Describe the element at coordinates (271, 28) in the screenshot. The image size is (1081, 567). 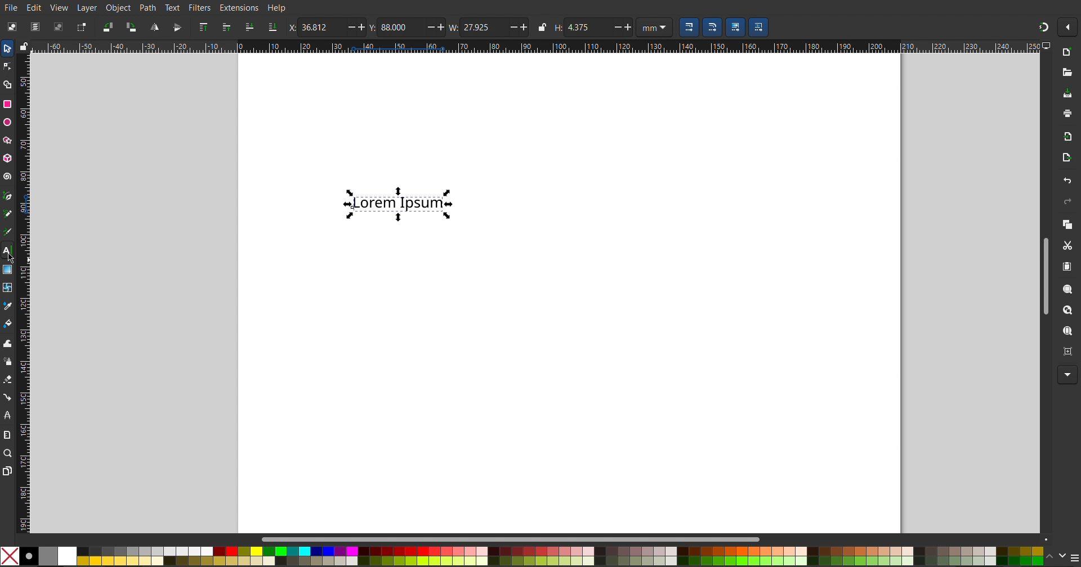
I see `Lower selection to bottom` at that location.